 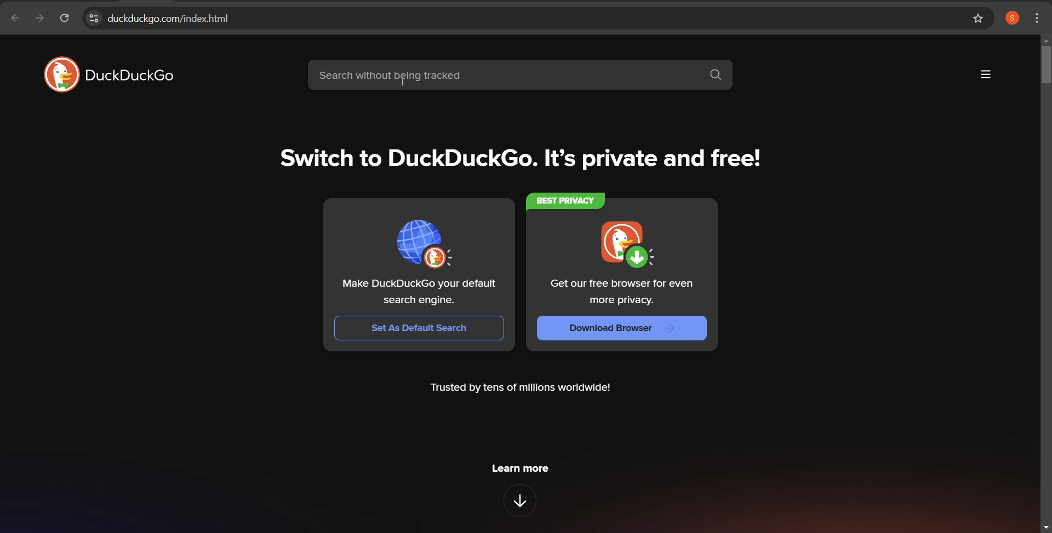 I want to click on Switch to DuckDuckGo. It’s private and free!, so click(x=518, y=161).